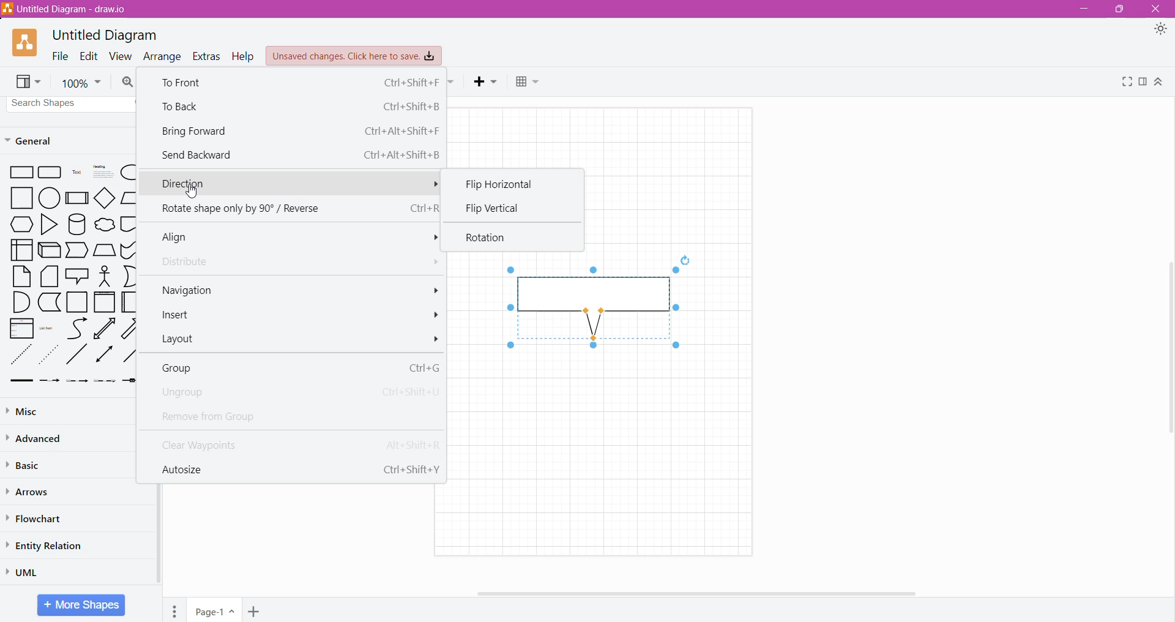 This screenshot has width=1175, height=622. Describe the element at coordinates (29, 82) in the screenshot. I see `View` at that location.